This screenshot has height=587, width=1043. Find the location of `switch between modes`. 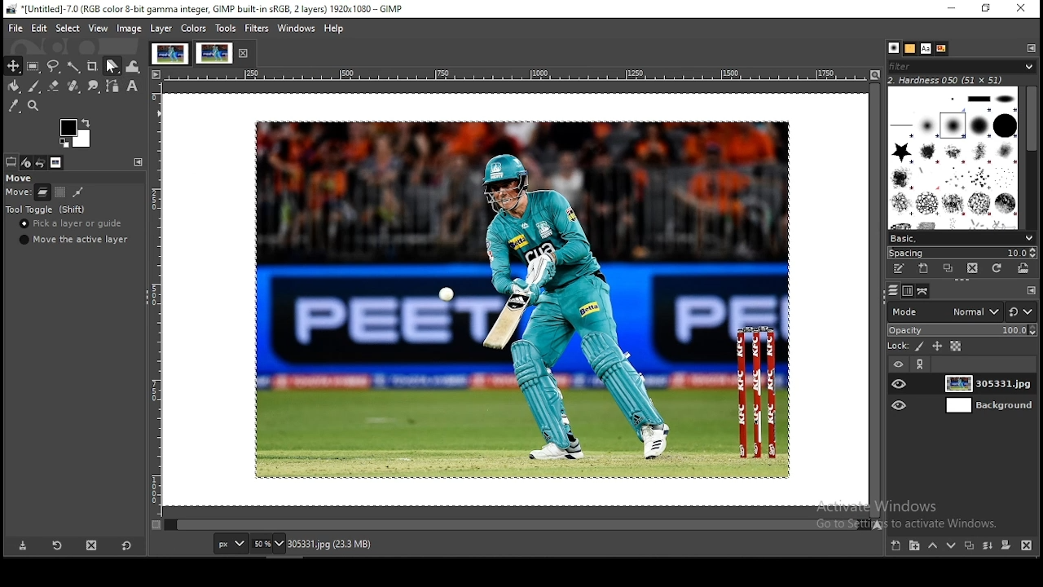

switch between modes is located at coordinates (1023, 312).